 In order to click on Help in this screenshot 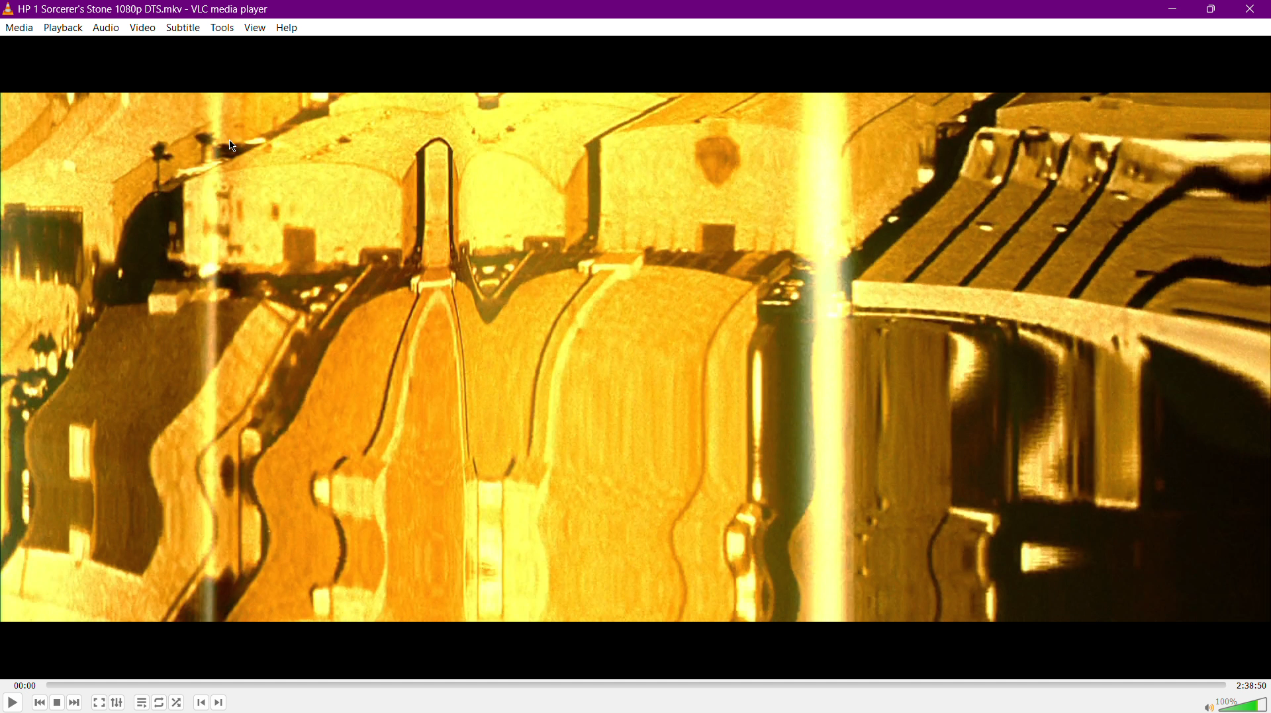, I will do `click(287, 27)`.